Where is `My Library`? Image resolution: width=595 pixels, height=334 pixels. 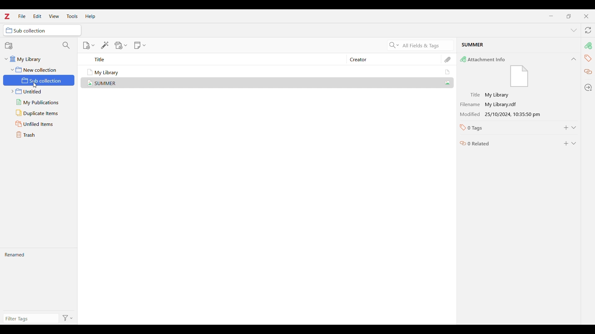 My Library is located at coordinates (269, 72).